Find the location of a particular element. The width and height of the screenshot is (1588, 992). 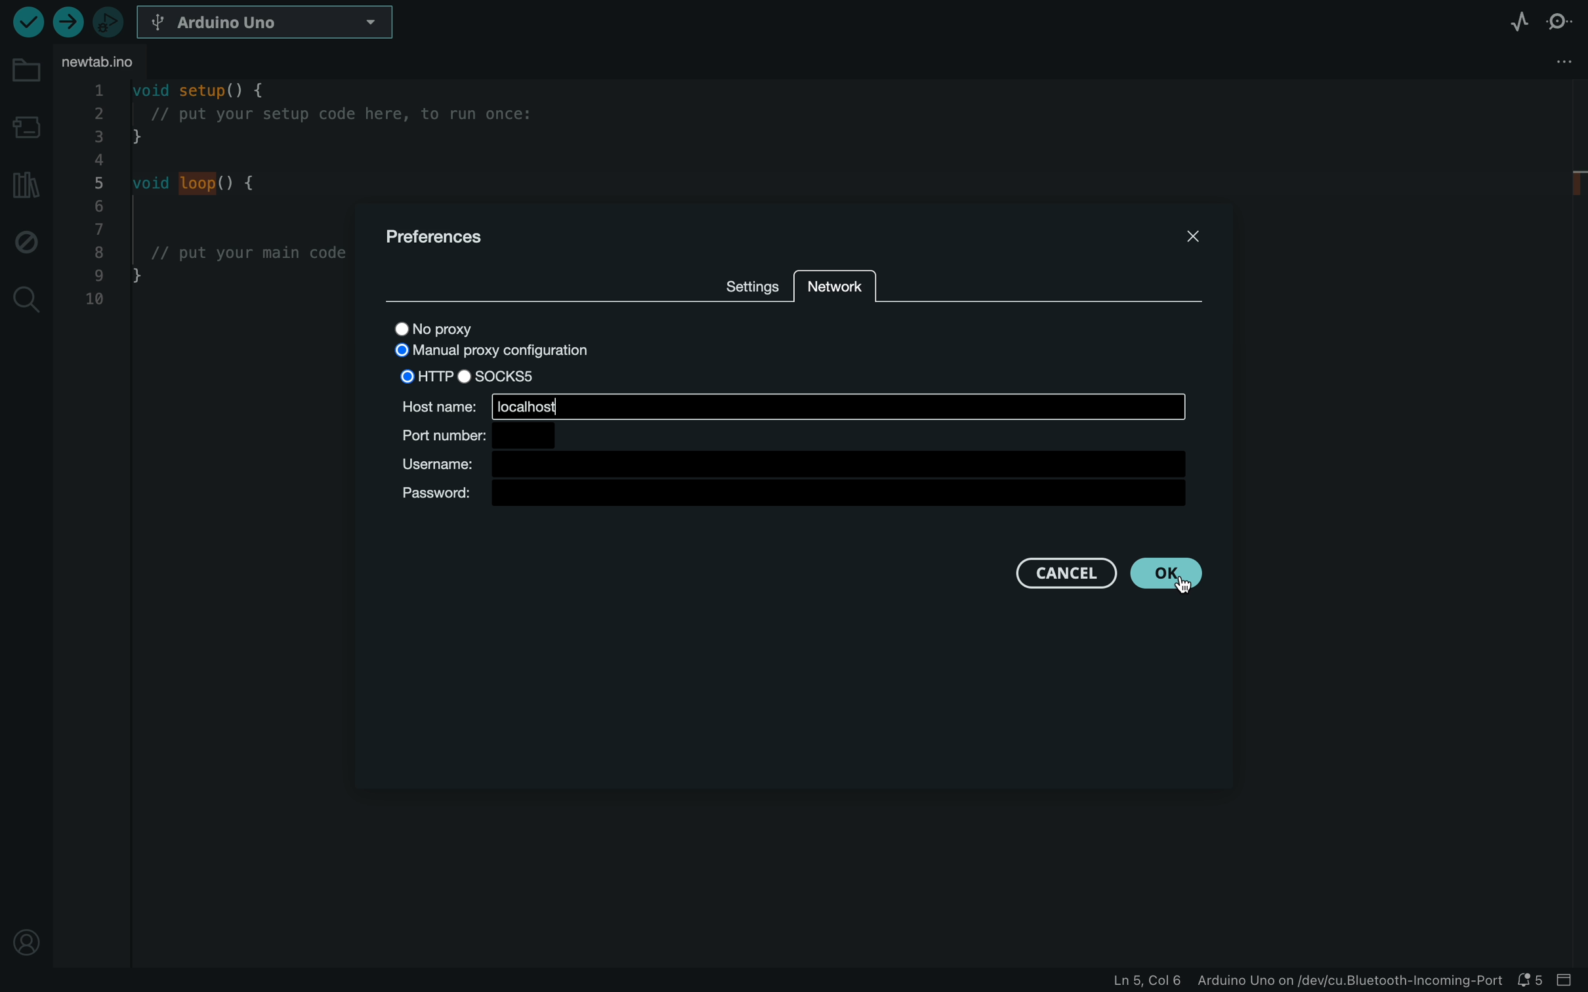

notification is located at coordinates (1532, 980).